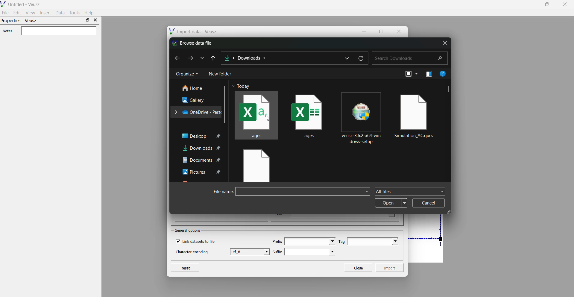 This screenshot has height=297, width=574. Describe the element at coordinates (410, 58) in the screenshot. I see `Search Downloads` at that location.